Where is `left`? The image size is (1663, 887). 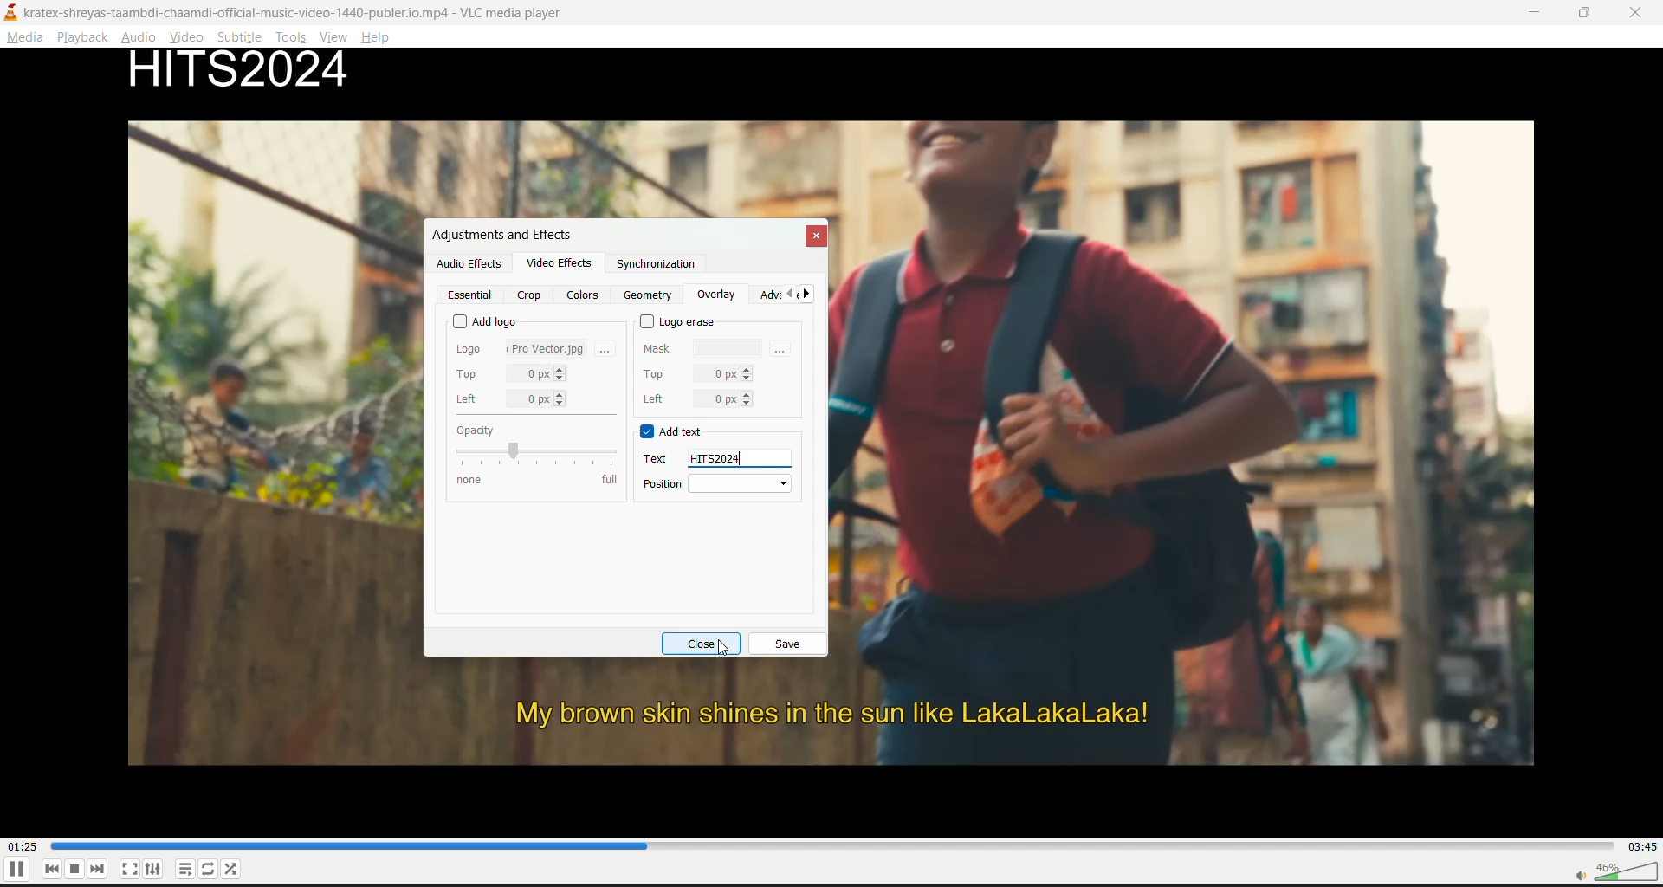
left is located at coordinates (513, 401).